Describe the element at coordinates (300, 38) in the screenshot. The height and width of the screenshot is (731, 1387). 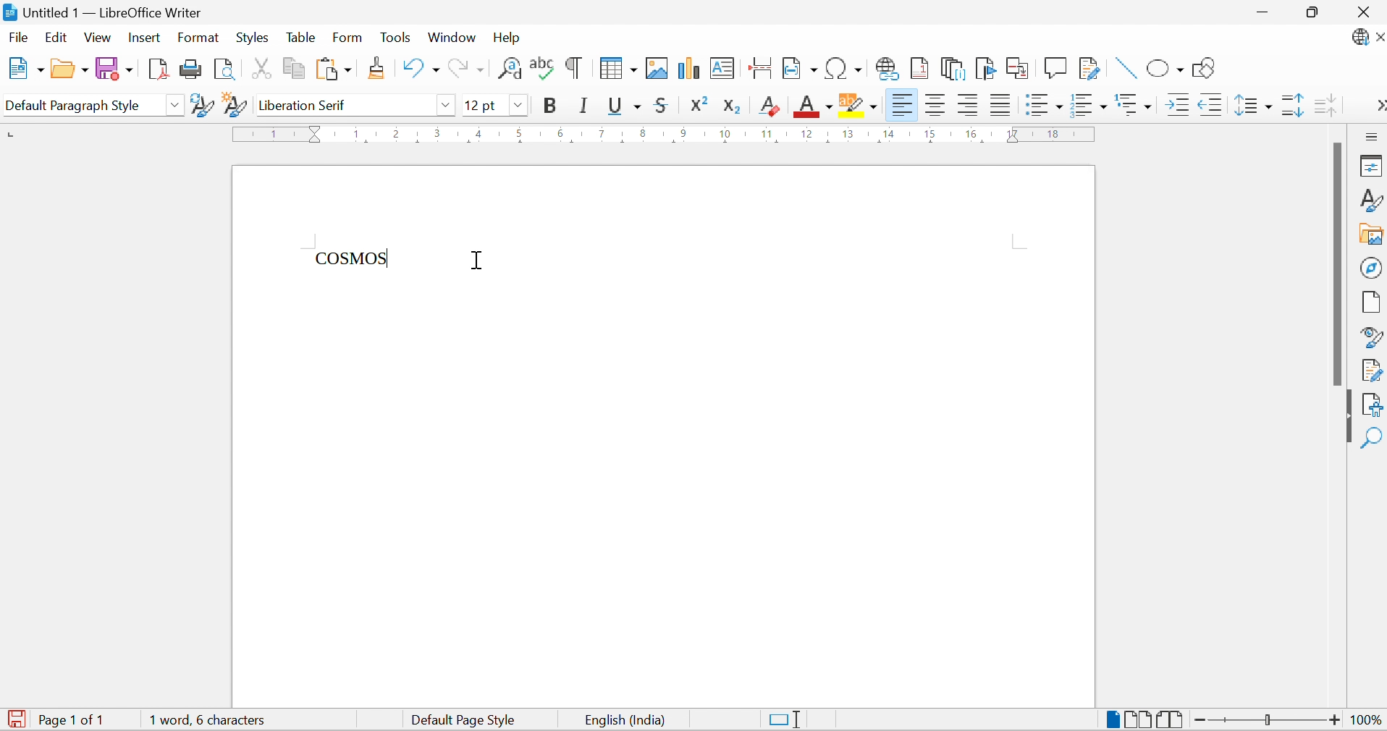
I see `Table` at that location.